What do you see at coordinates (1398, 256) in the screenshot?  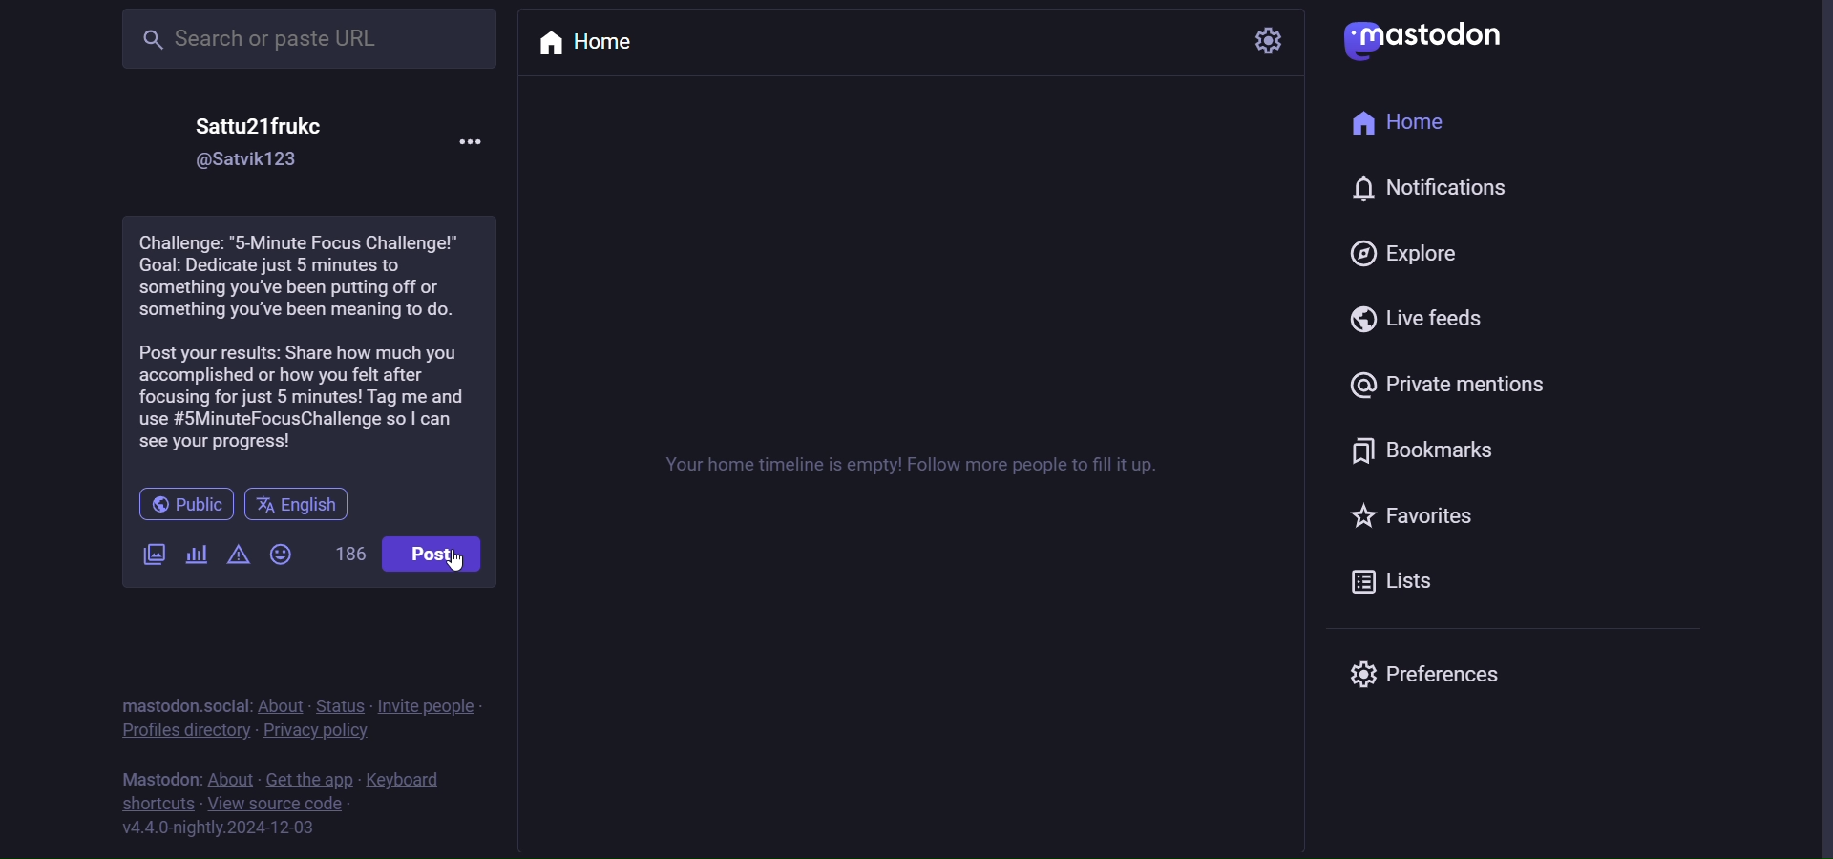 I see `explore` at bounding box center [1398, 256].